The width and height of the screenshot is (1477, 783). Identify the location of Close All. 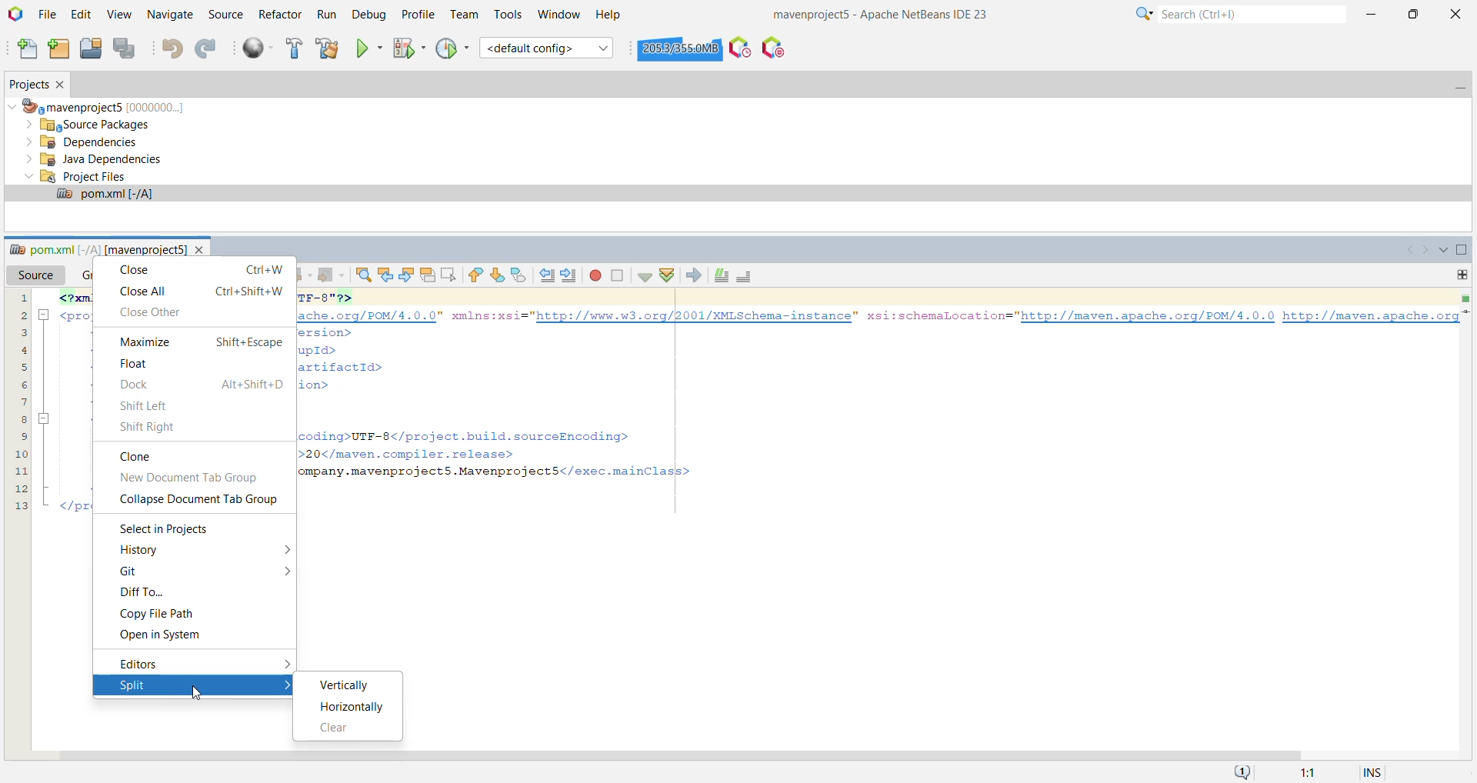
(202, 290).